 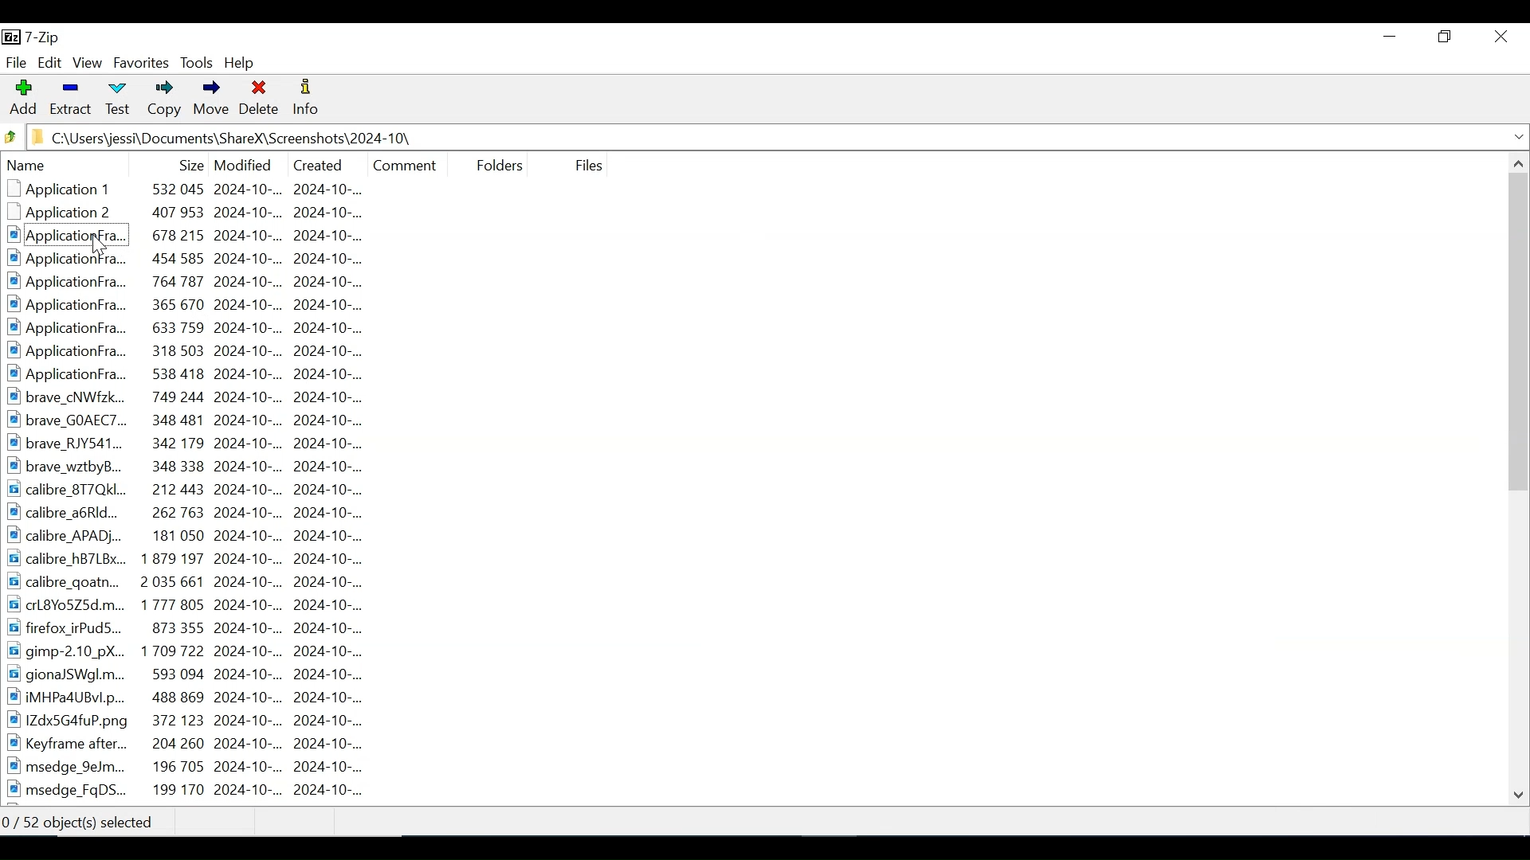 What do you see at coordinates (198, 214) in the screenshot?
I see ` Application2 ~~ 407 953 2024-10-... 2024-10-...` at bounding box center [198, 214].